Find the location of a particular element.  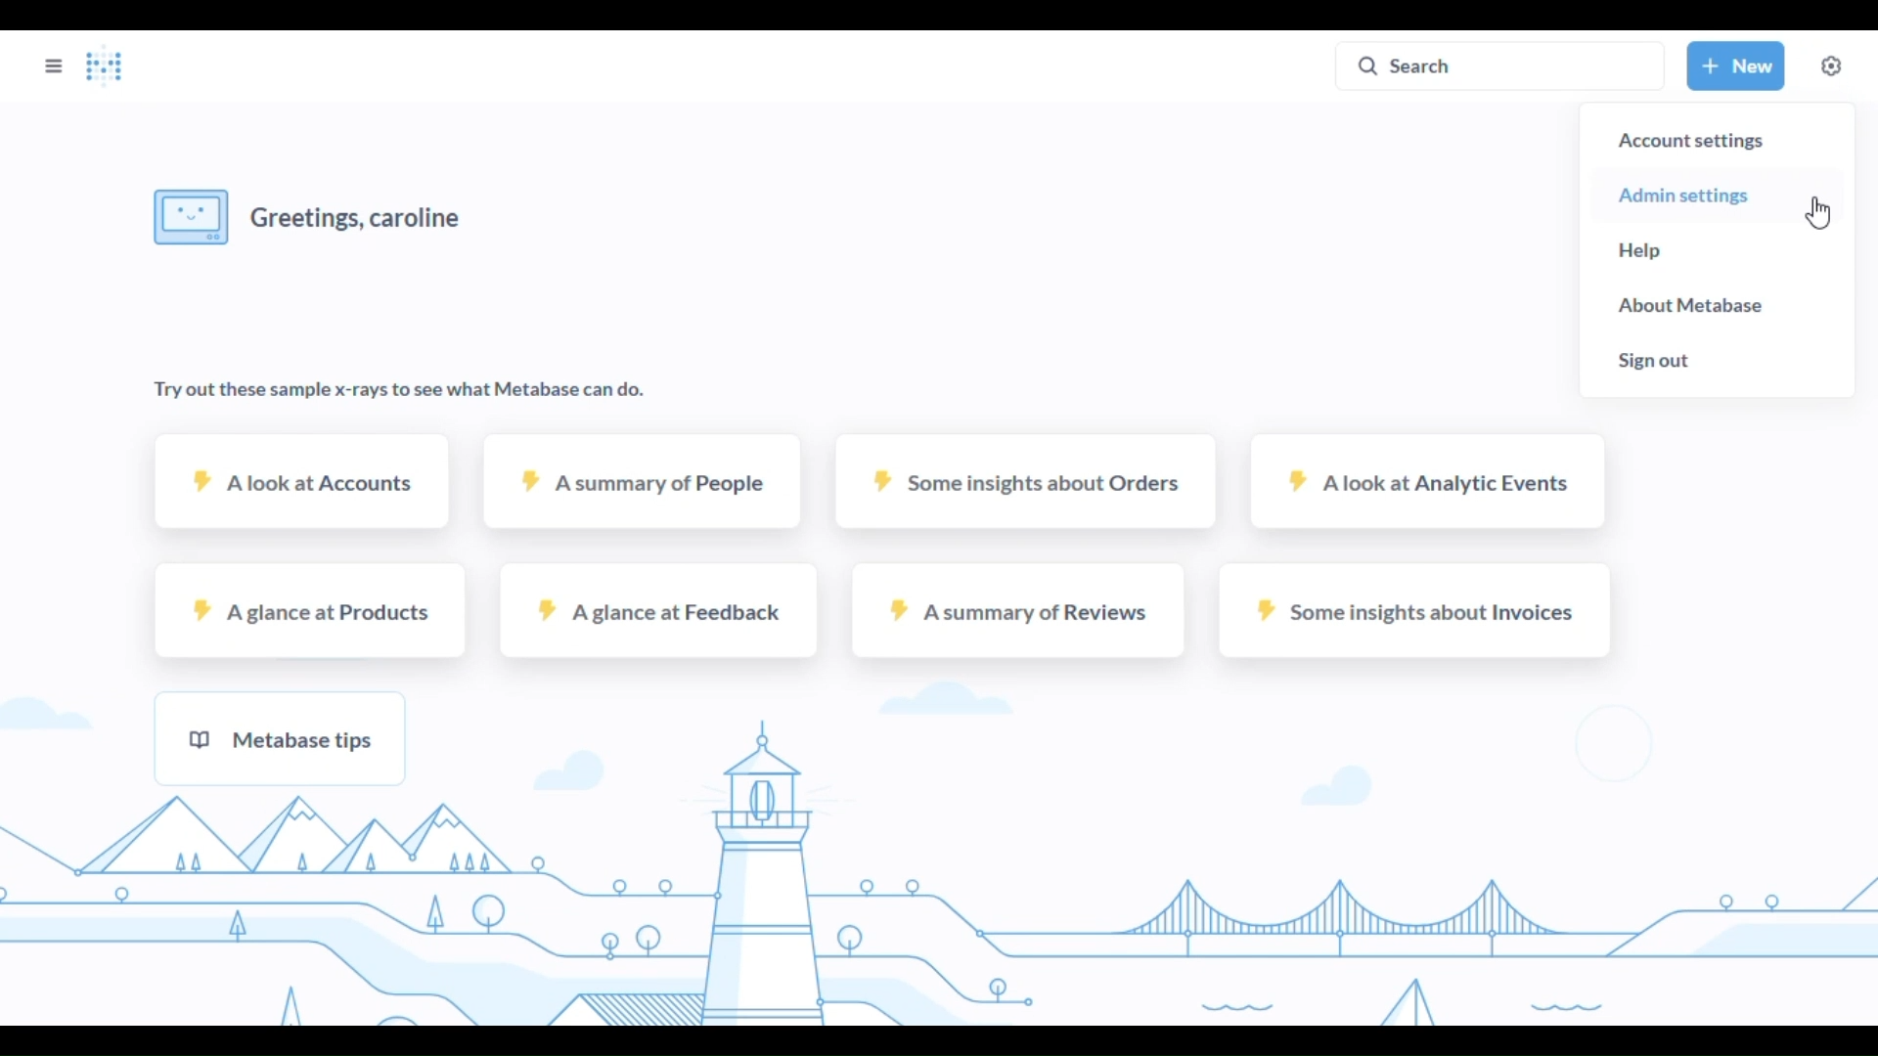

settings is located at coordinates (1831, 66).